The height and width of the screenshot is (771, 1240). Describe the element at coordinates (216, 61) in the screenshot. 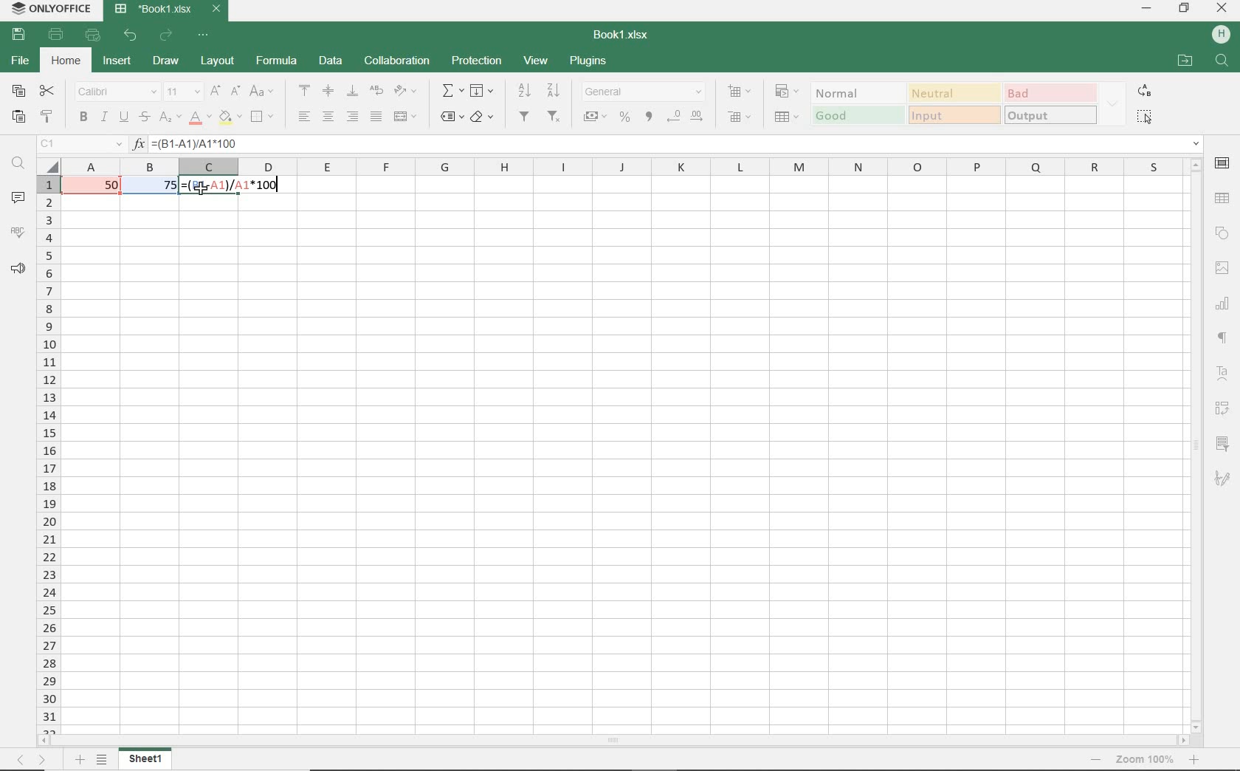

I see `layout` at that location.